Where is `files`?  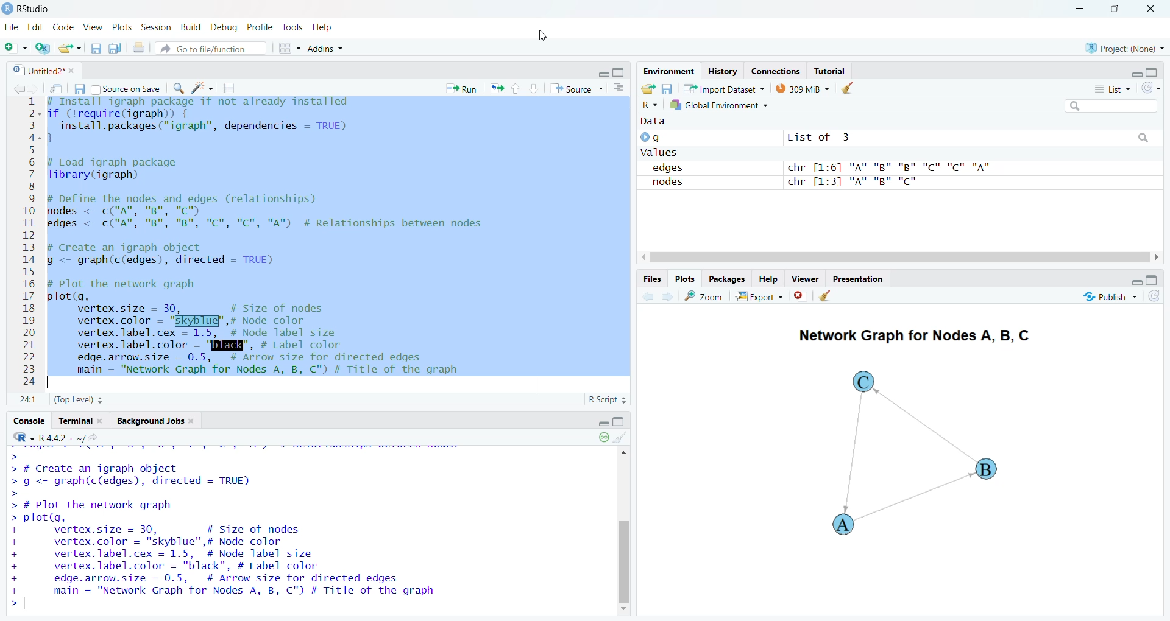
files is located at coordinates (93, 49).